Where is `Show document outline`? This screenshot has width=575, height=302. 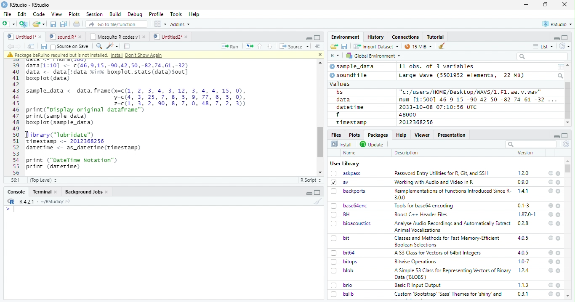 Show document outline is located at coordinates (317, 46).